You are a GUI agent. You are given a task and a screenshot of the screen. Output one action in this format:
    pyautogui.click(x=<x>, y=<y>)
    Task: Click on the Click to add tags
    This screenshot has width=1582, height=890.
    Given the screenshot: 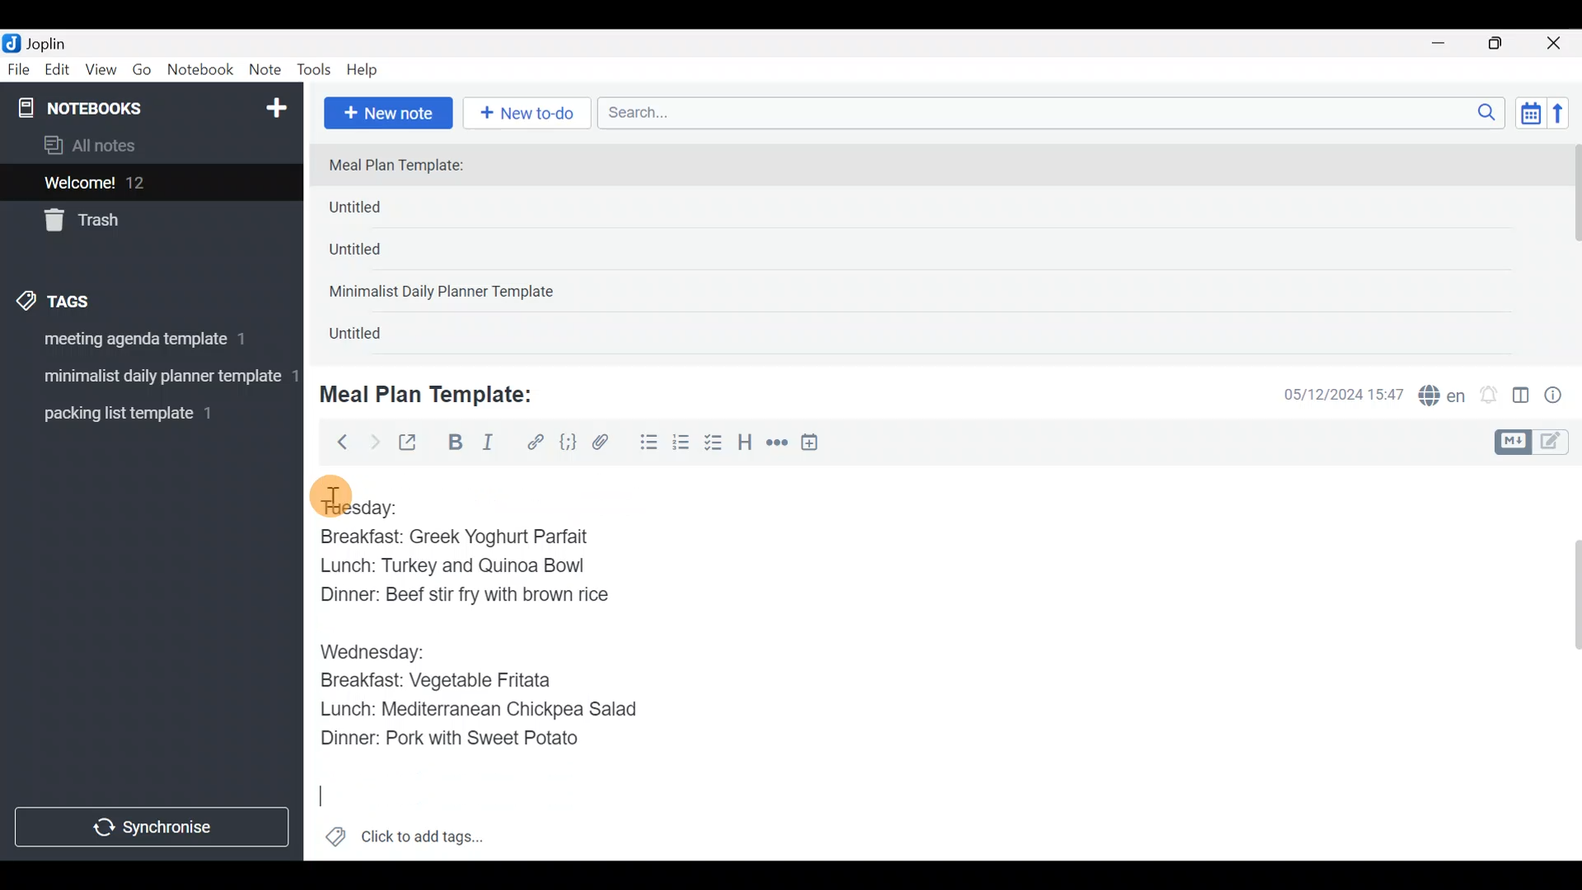 What is the action you would take?
    pyautogui.click(x=404, y=842)
    